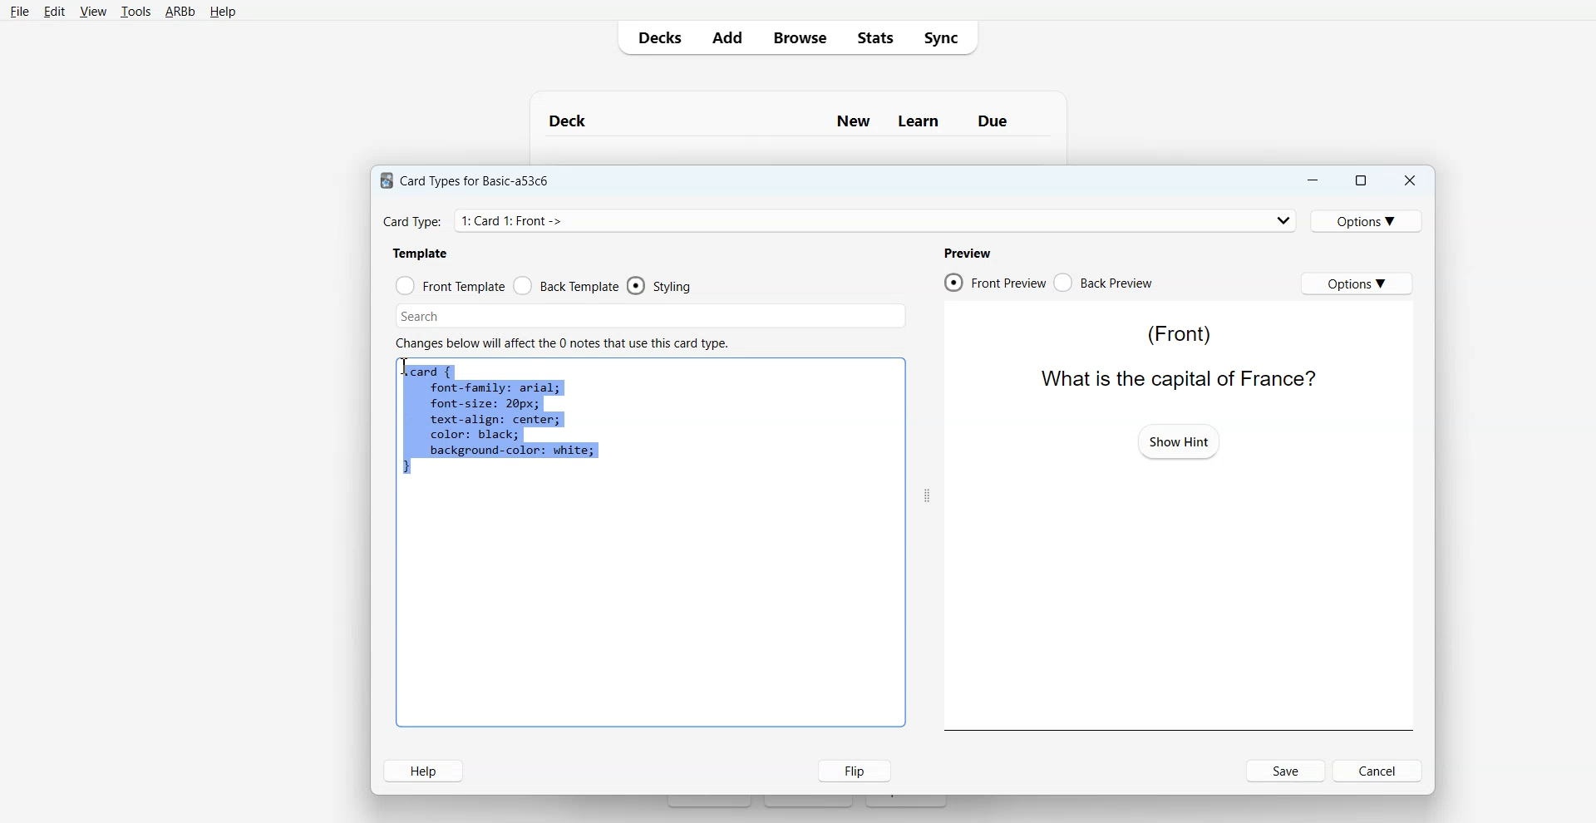 The width and height of the screenshot is (1596, 823). I want to click on File, so click(19, 11).